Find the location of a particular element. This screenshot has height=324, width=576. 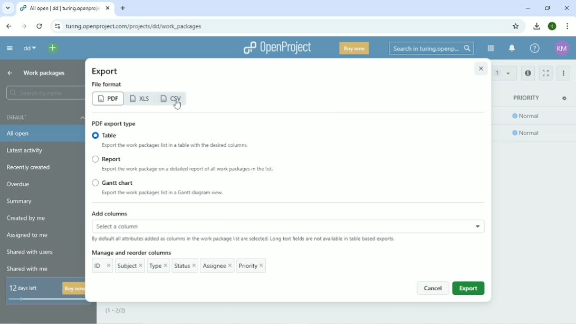

Modules is located at coordinates (490, 48).